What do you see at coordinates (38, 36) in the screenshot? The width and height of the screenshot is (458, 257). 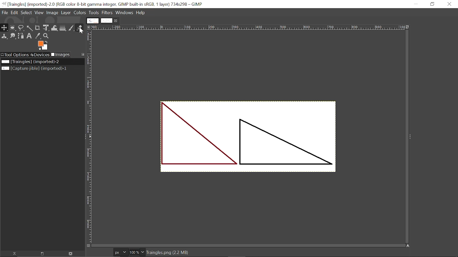 I see `Color picker tool` at bounding box center [38, 36].